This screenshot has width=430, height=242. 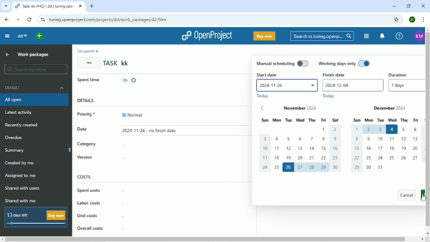 I want to click on View site information, so click(x=42, y=20).